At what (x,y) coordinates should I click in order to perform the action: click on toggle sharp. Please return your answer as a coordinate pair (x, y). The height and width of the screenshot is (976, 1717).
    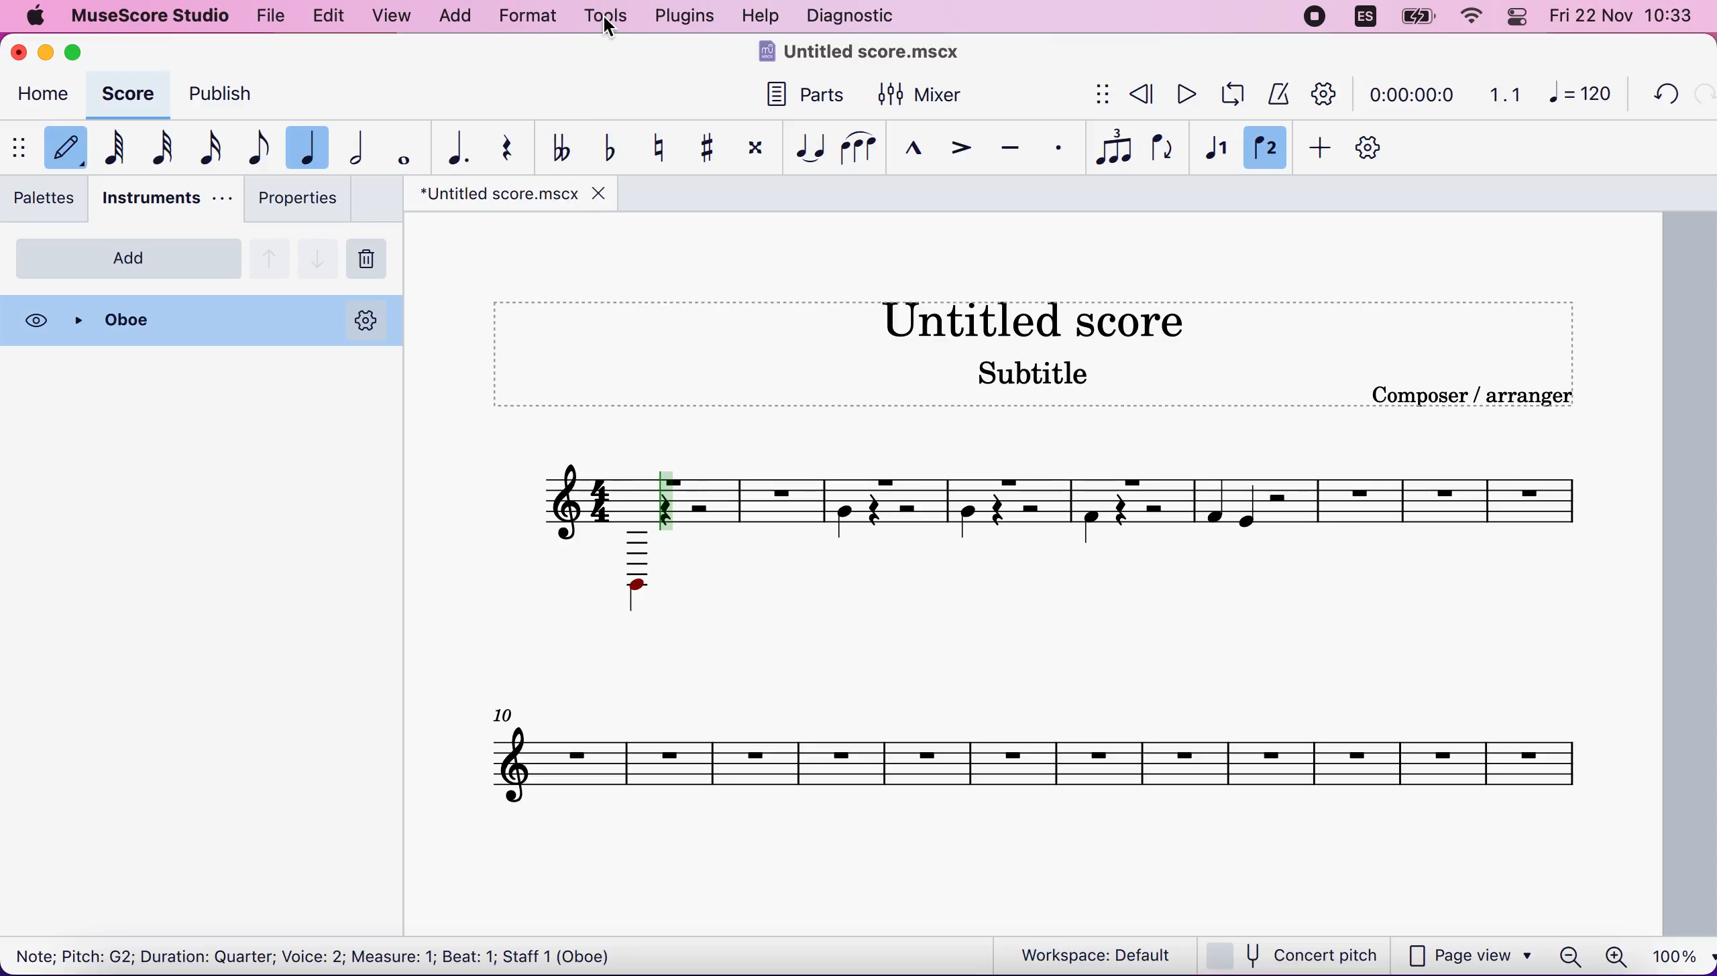
    Looking at the image, I should click on (712, 147).